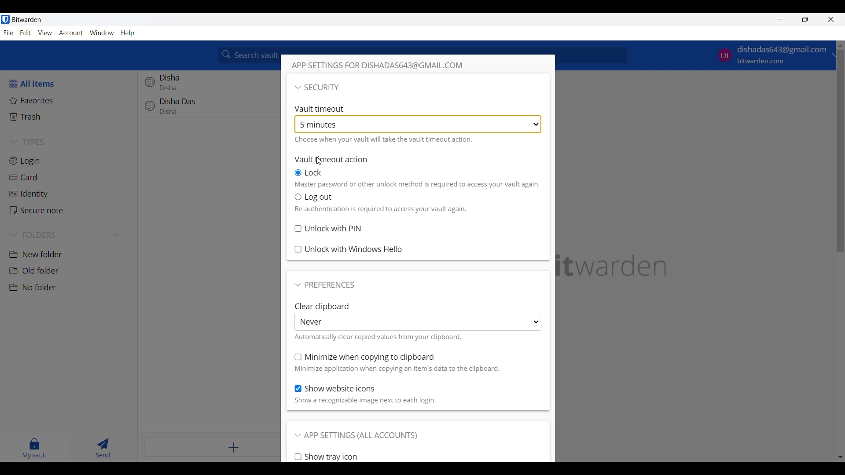 The width and height of the screenshot is (845, 475). I want to click on Card, so click(71, 178).